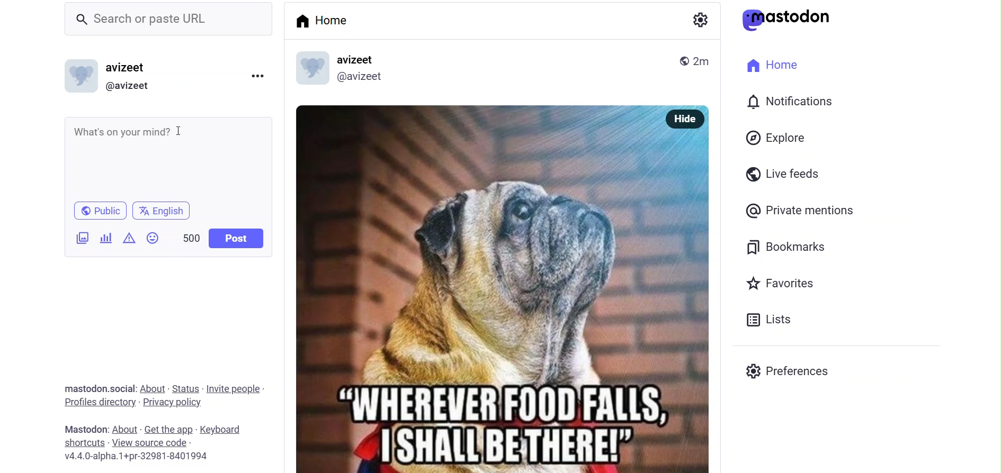 The width and height of the screenshot is (1001, 473). I want to click on social, so click(123, 388).